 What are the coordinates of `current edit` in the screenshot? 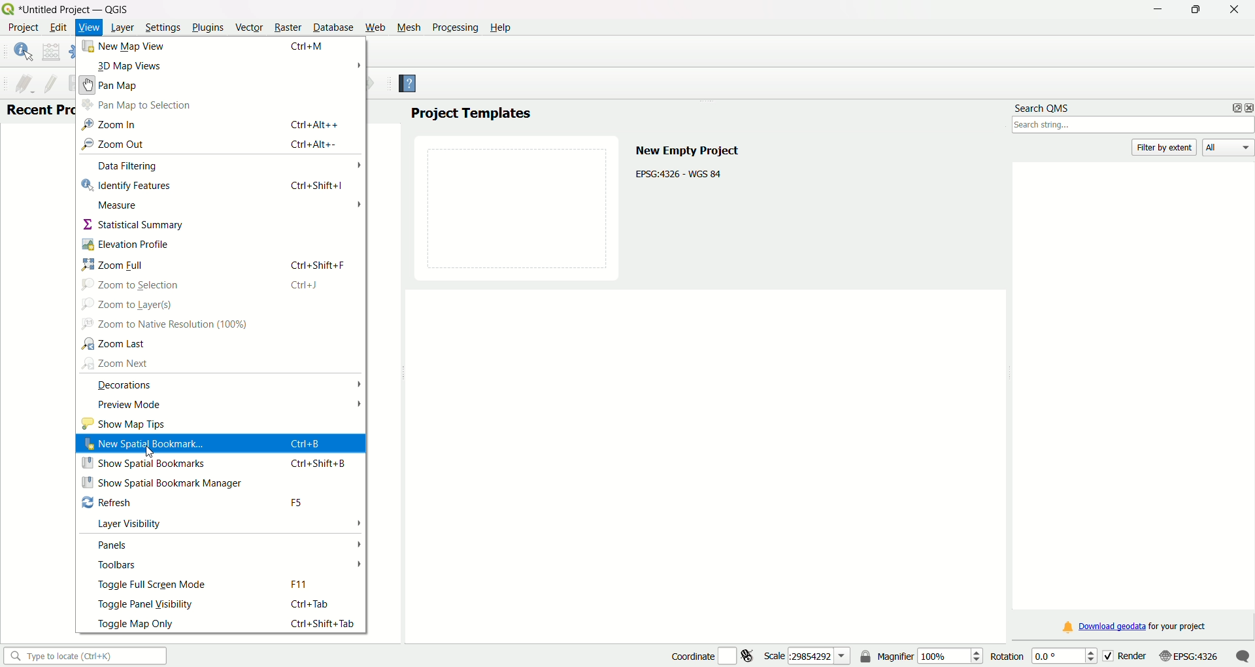 It's located at (19, 82).